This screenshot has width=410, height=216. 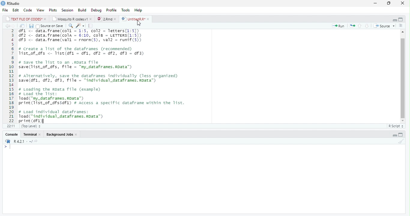 What do you see at coordinates (107, 76) in the screenshot?
I see `dfl <- data.frame(coll = 1:5, col2 = Jetters[1:5])

4f2 <- data.frame(cola = 6:10, cols = LETTERS[1:5])

d4f3 <- data.frame(vall = rnorn(s), val2 = runif(5))

# create a 1ist of the dataframes (recommended)

list_of_dfs <- 1ist(dfl = dfi, df2 = df2, df3 = df3)

# save the list to an .Roata file

save(list_of dfs, file = "my_dataframes.rData")

# Alternatively, save the datafranes individually (less organized)
save(df1, df2, df3, file = "individual_dataframes.RData")

# Loading the roata file (example)

# Load the list:

Toad("my_dataframes. roata")

print(115t_of_dfssdf1) # Access a specific dataframe within the list.
# Load individual dataframes:

Toad("individual_datafranes. Roata")

print(df1)|` at bounding box center [107, 76].